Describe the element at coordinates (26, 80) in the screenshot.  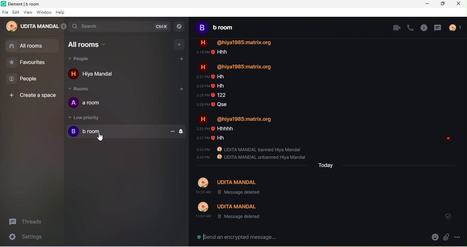
I see `people` at that location.